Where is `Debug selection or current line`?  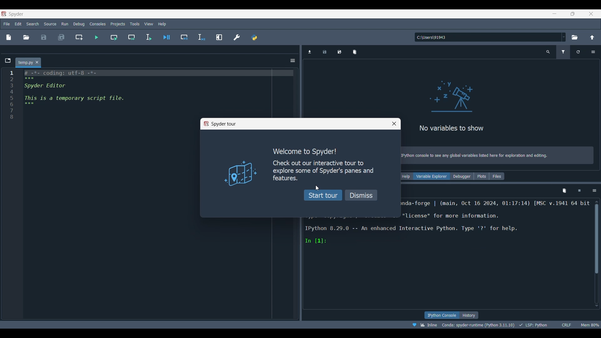
Debug selection or current line is located at coordinates (202, 37).